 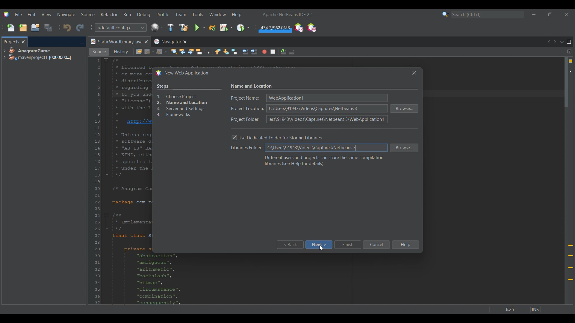 What do you see at coordinates (149, 52) in the screenshot?
I see `Back` at bounding box center [149, 52].